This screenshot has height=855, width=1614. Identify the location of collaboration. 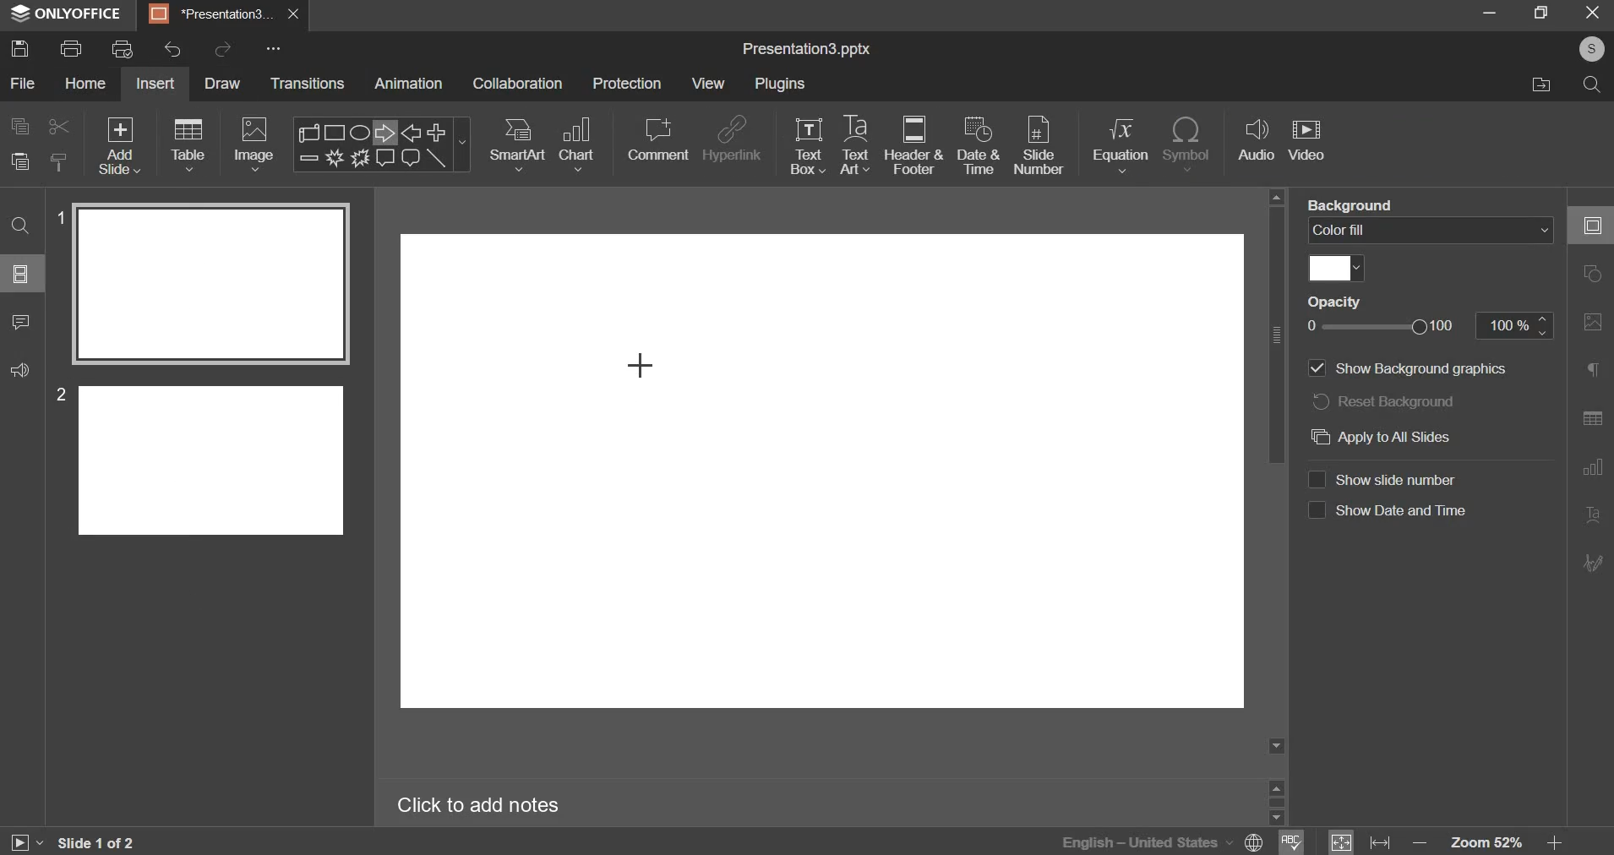
(518, 83).